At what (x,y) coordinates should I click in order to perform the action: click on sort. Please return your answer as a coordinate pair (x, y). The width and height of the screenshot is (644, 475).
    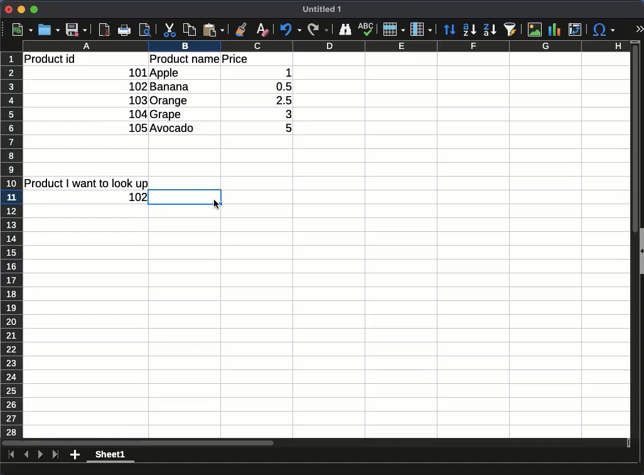
    Looking at the image, I should click on (510, 30).